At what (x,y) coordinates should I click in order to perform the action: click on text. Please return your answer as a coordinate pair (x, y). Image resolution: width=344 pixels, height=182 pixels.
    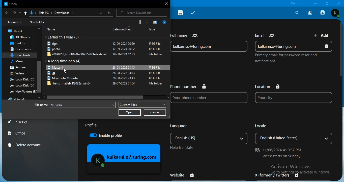
    Looking at the image, I should click on (285, 59).